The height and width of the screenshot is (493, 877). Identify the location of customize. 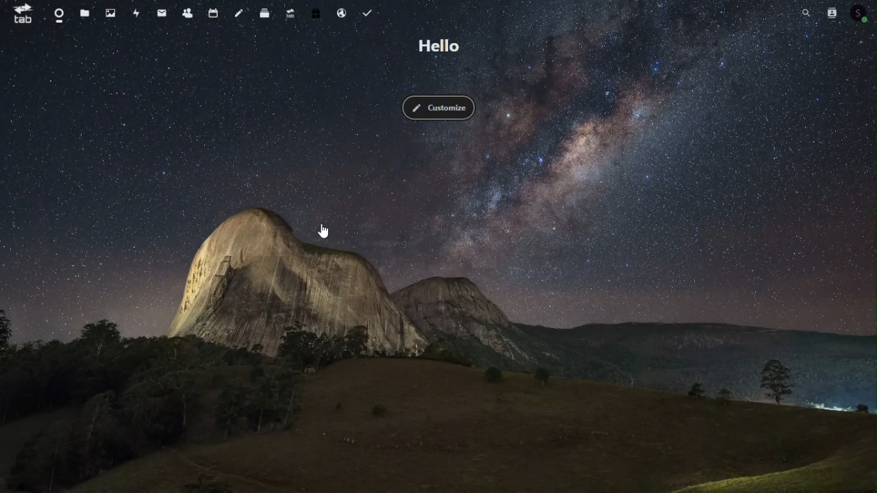
(444, 110).